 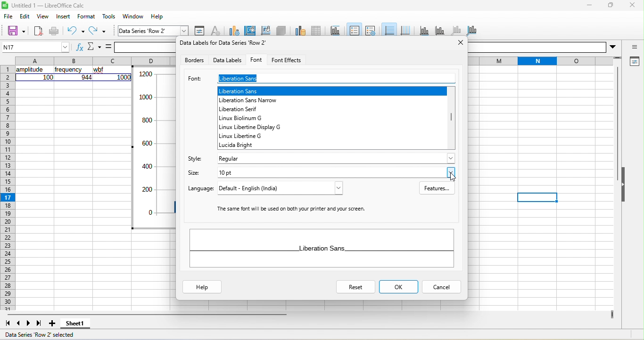 I want to click on ‘The same font will be used on both your printer and your screen., so click(x=295, y=208).